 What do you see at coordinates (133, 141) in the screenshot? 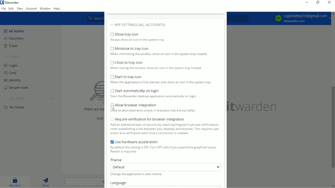
I see `Use hardware acceleration` at bounding box center [133, 141].